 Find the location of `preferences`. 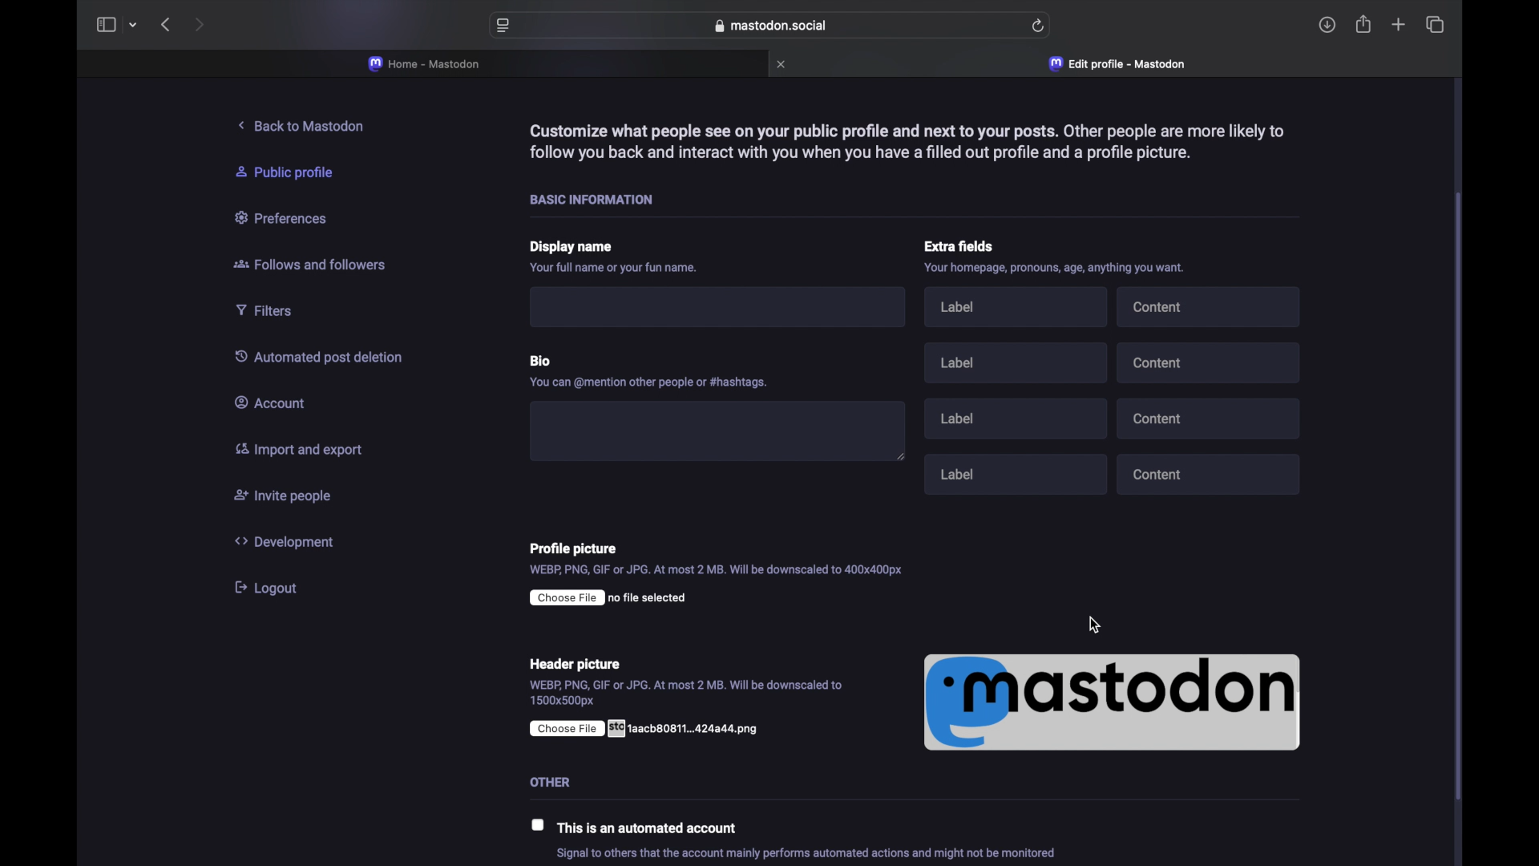

preferences is located at coordinates (285, 219).